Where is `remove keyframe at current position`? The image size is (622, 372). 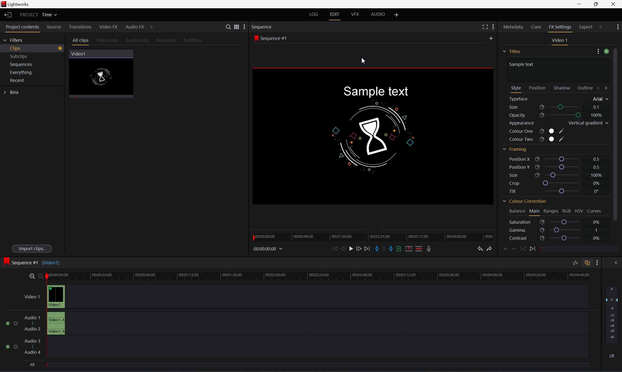 remove keyframe at current position is located at coordinates (513, 248).